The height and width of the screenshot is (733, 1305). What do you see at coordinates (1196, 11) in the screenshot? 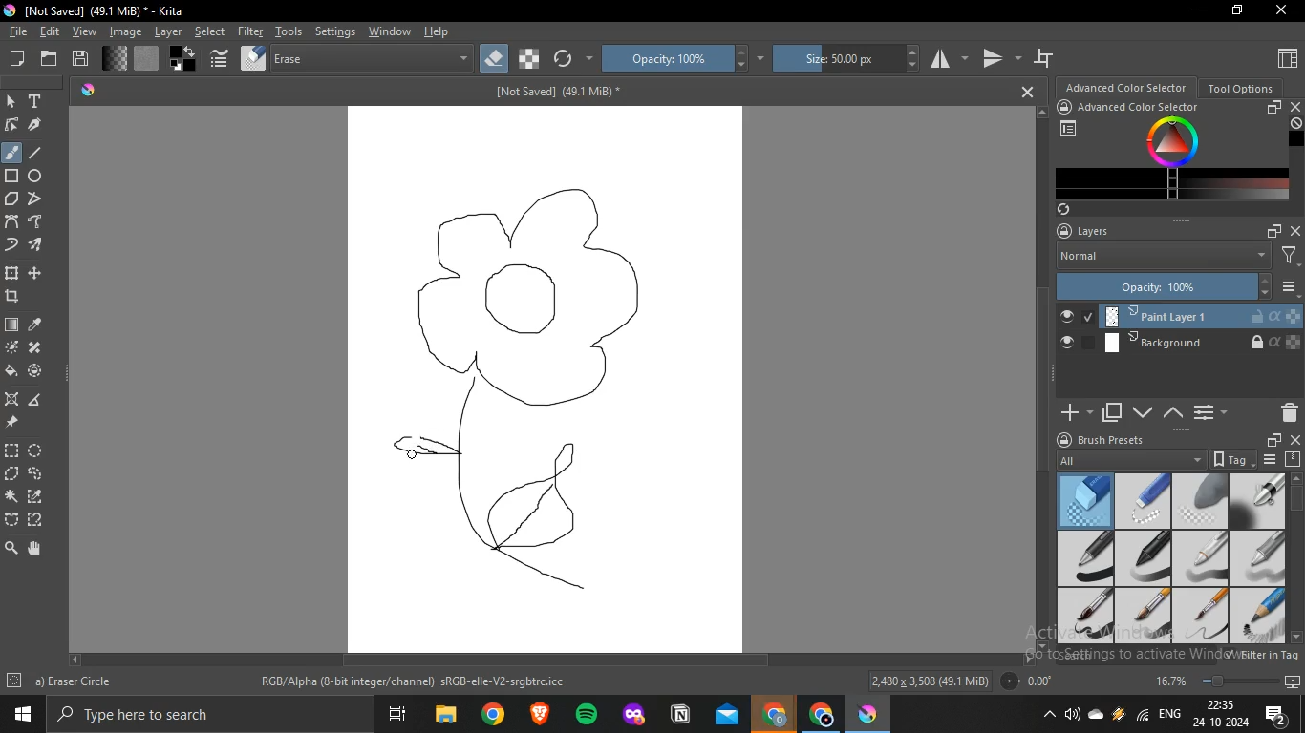
I see `Minimize` at bounding box center [1196, 11].